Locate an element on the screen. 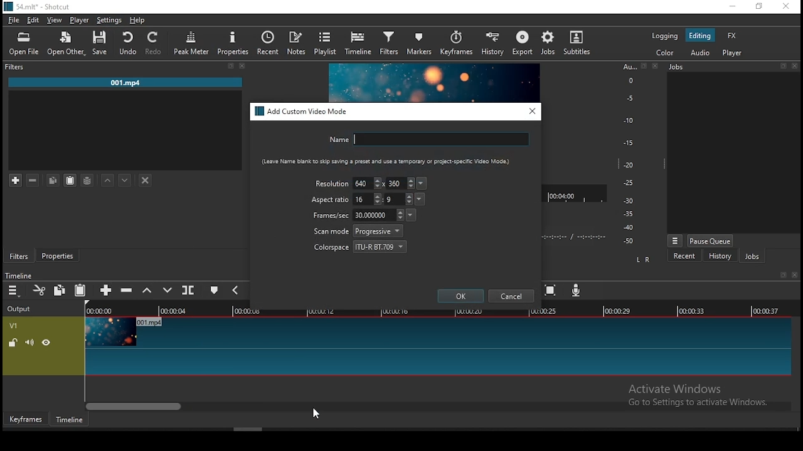 Image resolution: width=803 pixels, height=451 pixels. peak meter is located at coordinates (191, 43).